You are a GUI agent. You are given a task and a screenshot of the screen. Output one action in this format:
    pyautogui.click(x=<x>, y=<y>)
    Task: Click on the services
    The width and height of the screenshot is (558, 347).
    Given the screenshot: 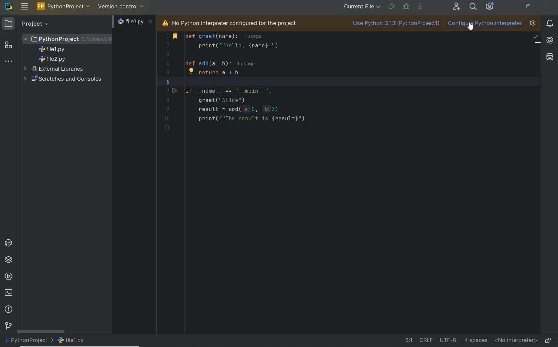 What is the action you would take?
    pyautogui.click(x=9, y=277)
    